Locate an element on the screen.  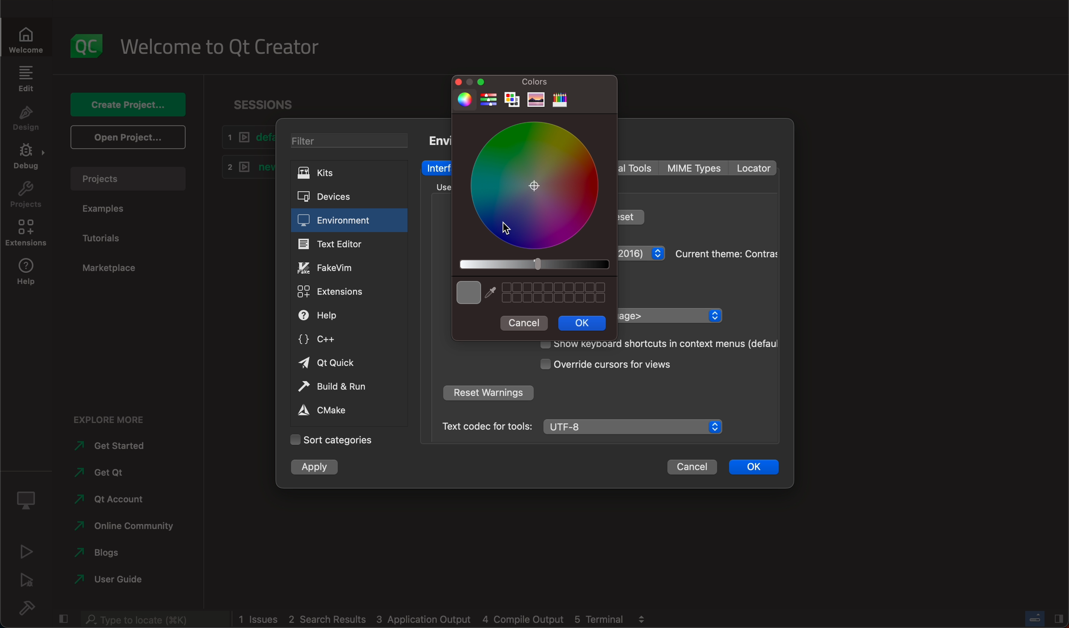
dropper is located at coordinates (492, 293).